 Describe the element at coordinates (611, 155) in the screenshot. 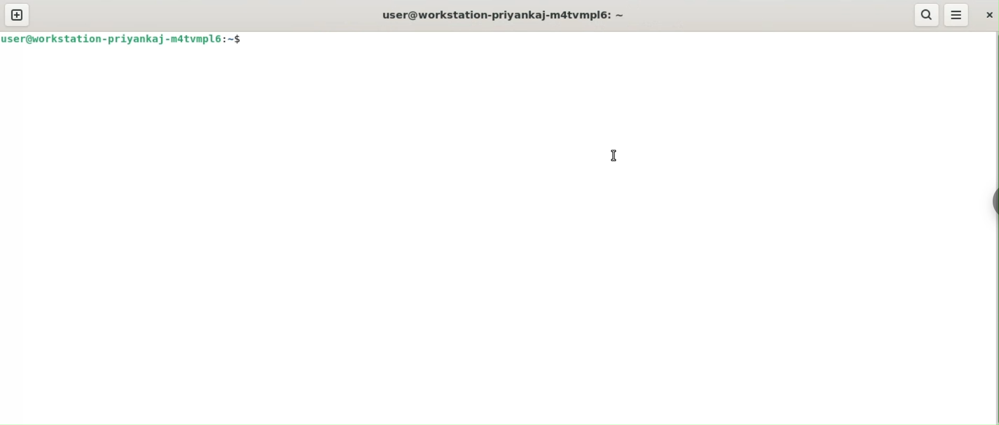

I see `cursor` at that location.